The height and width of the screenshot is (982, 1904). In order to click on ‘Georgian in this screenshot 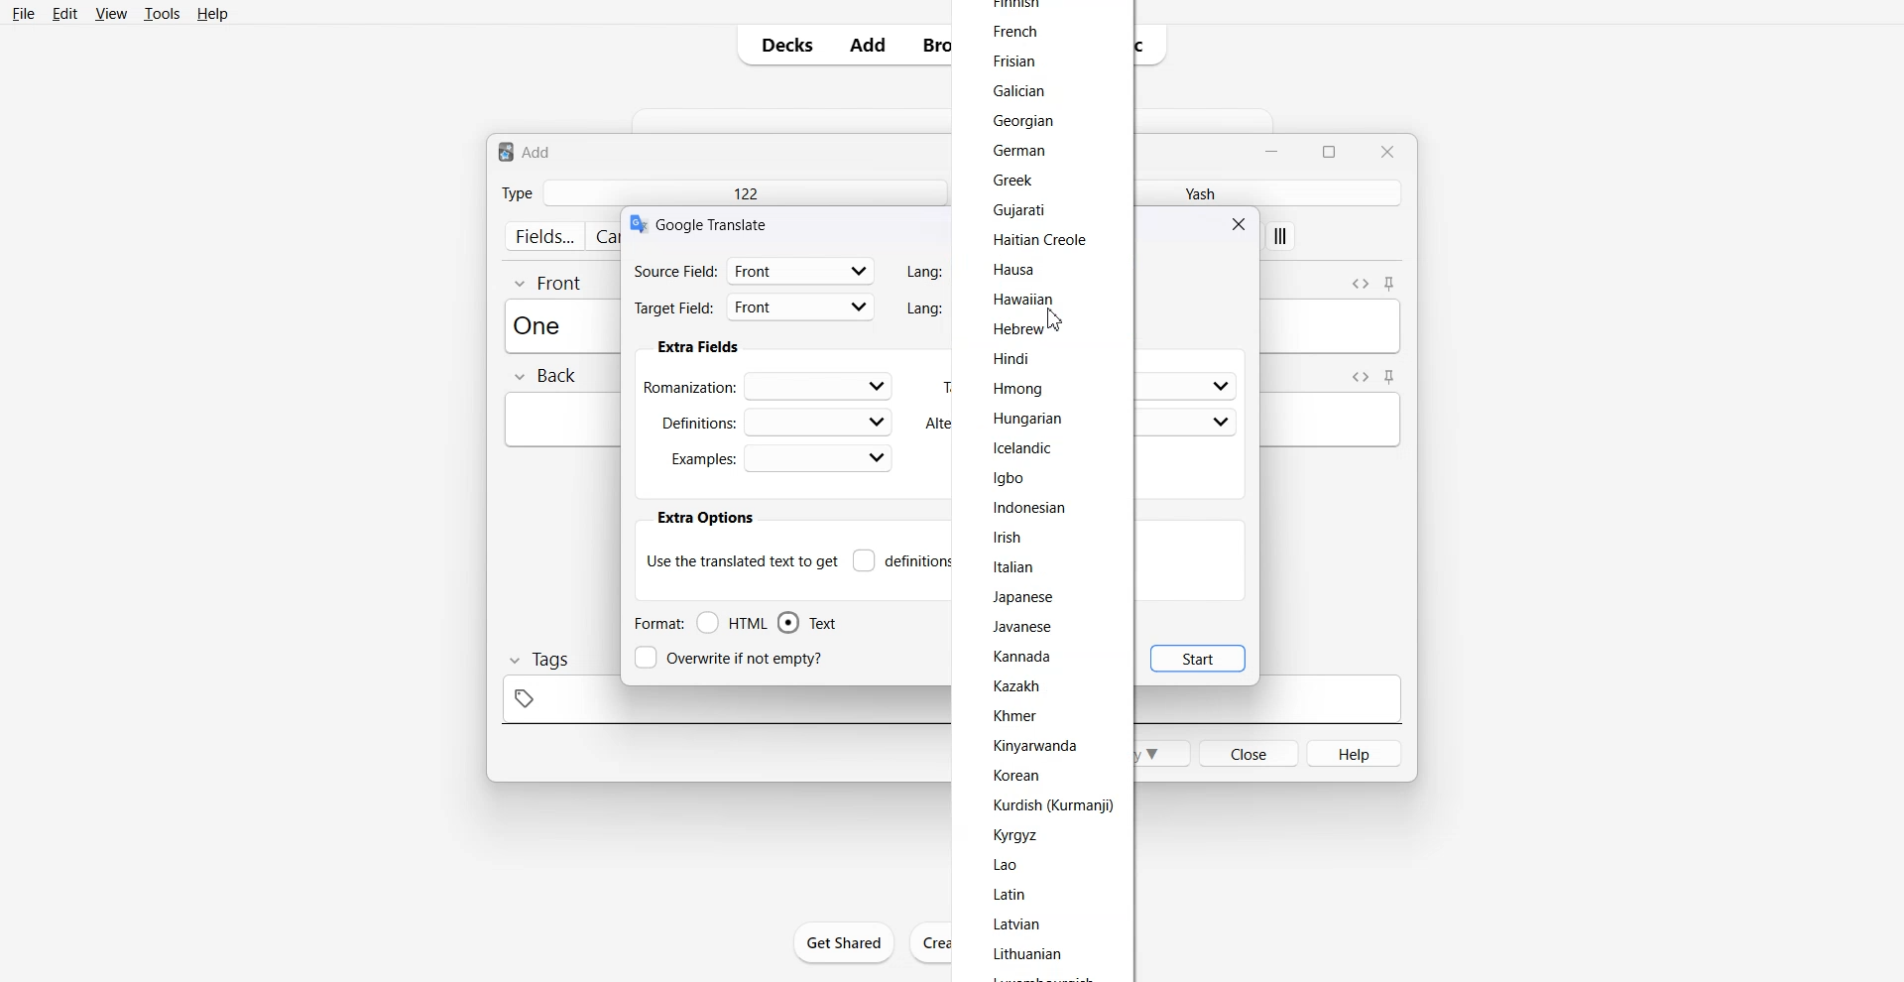, I will do `click(1027, 121)`.